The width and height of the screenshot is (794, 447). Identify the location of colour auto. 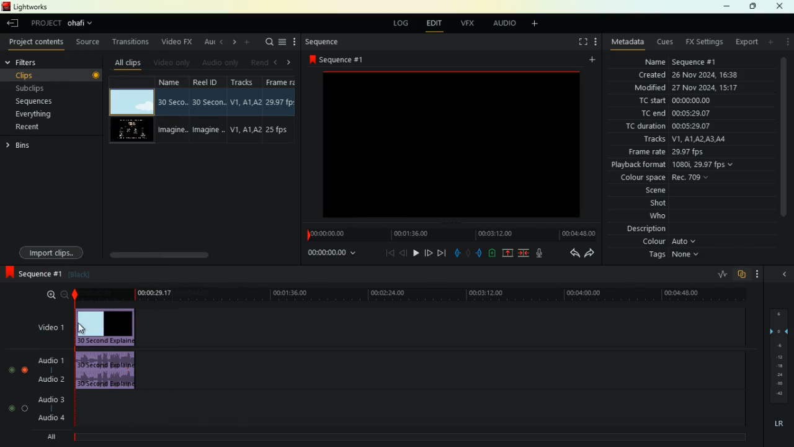
(671, 242).